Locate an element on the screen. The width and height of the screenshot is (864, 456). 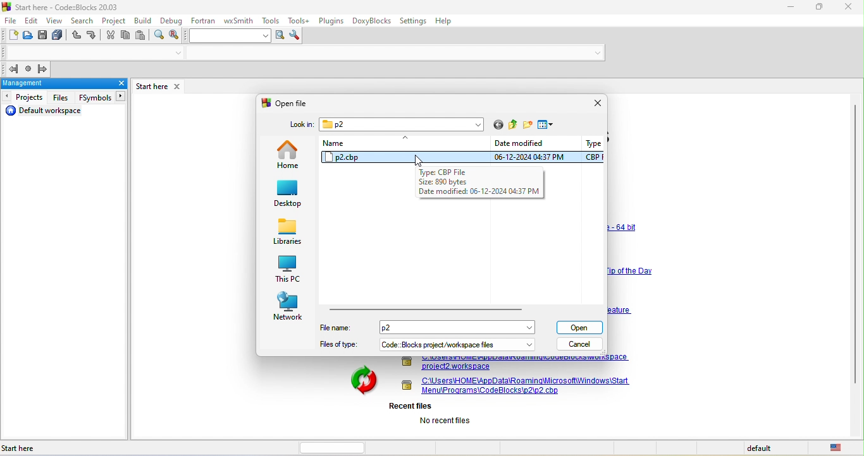
cut is located at coordinates (110, 37).